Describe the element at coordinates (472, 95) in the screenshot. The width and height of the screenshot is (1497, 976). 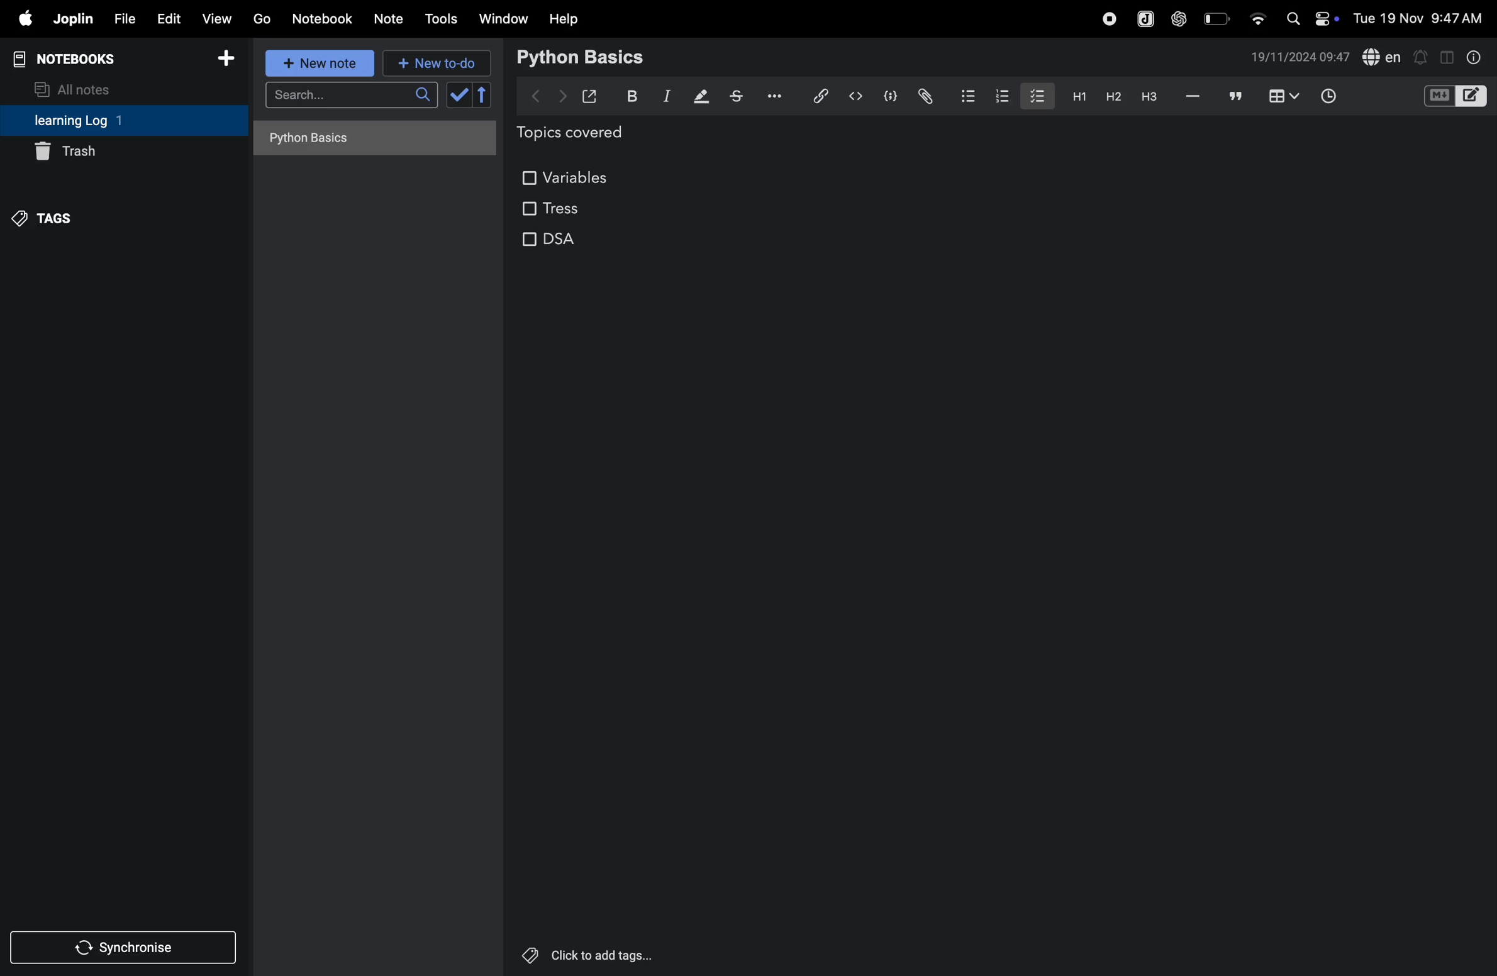
I see `check box` at that location.